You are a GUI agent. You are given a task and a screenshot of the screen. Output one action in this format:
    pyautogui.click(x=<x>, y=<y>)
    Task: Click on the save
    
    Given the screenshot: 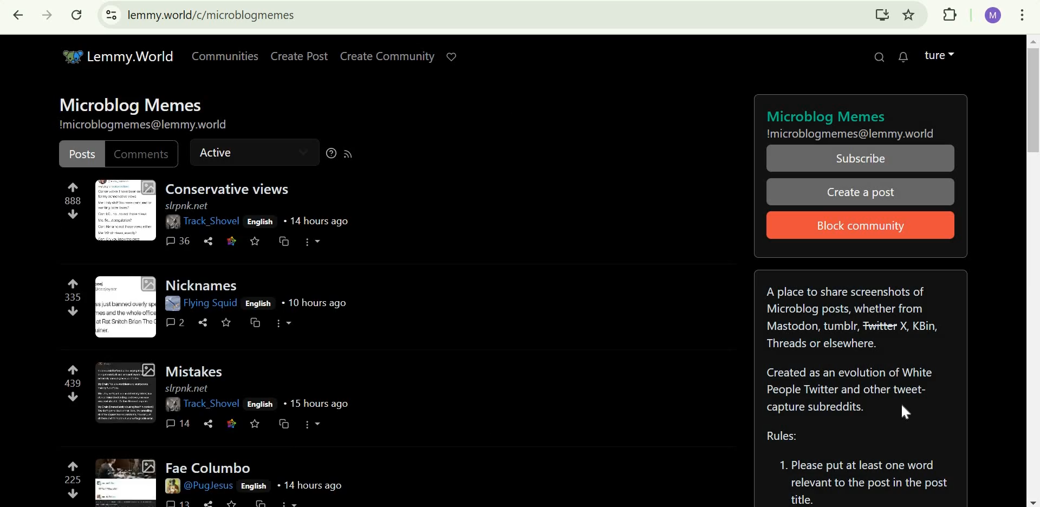 What is the action you would take?
    pyautogui.click(x=256, y=425)
    